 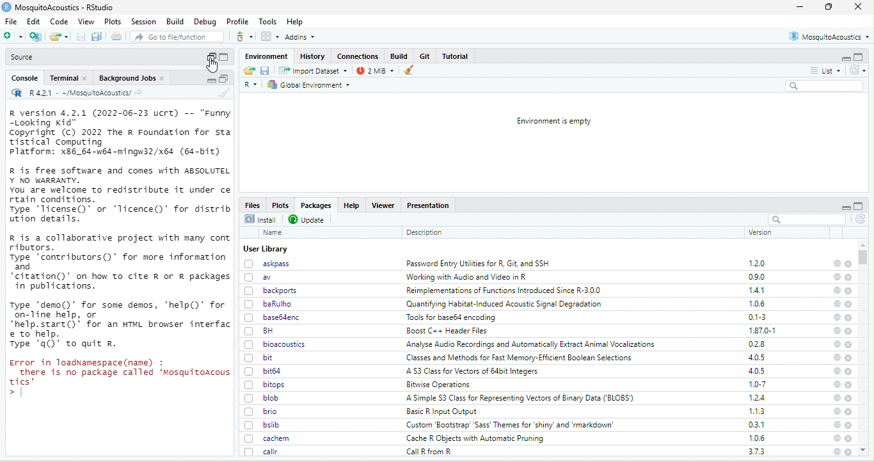 I want to click on Import Dataset, so click(x=314, y=70).